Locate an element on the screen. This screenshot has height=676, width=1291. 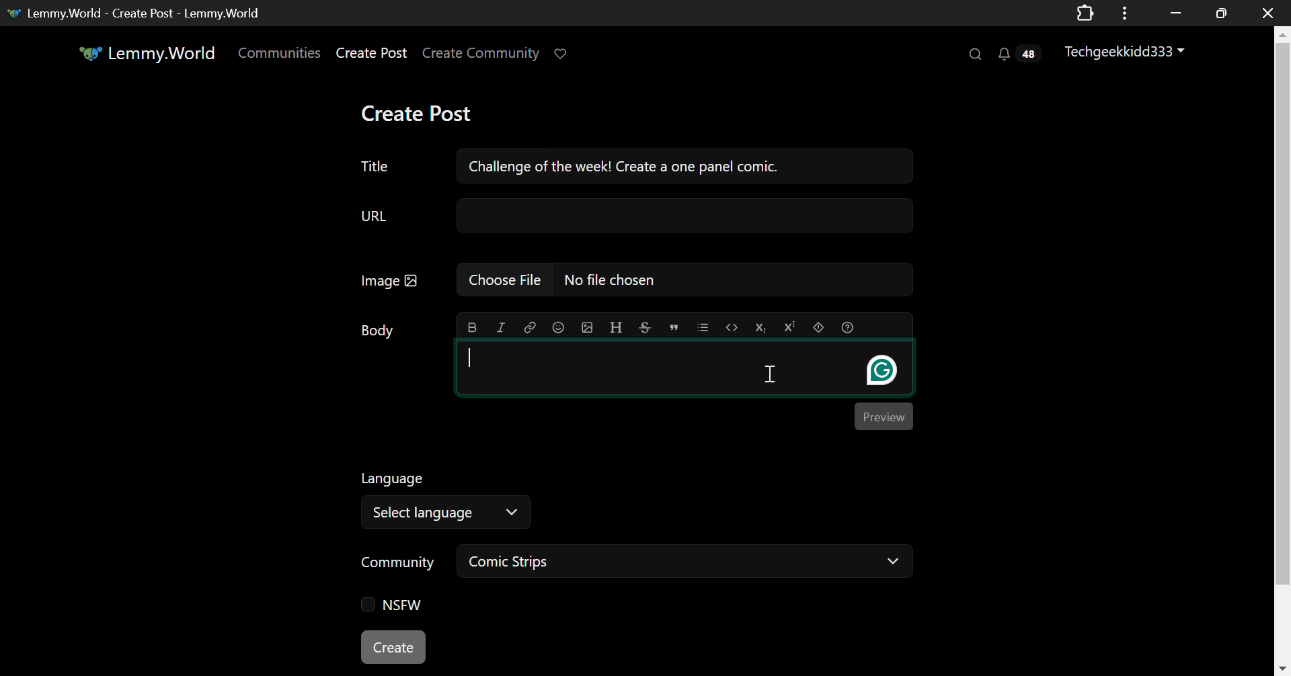
Preview is located at coordinates (884, 416).